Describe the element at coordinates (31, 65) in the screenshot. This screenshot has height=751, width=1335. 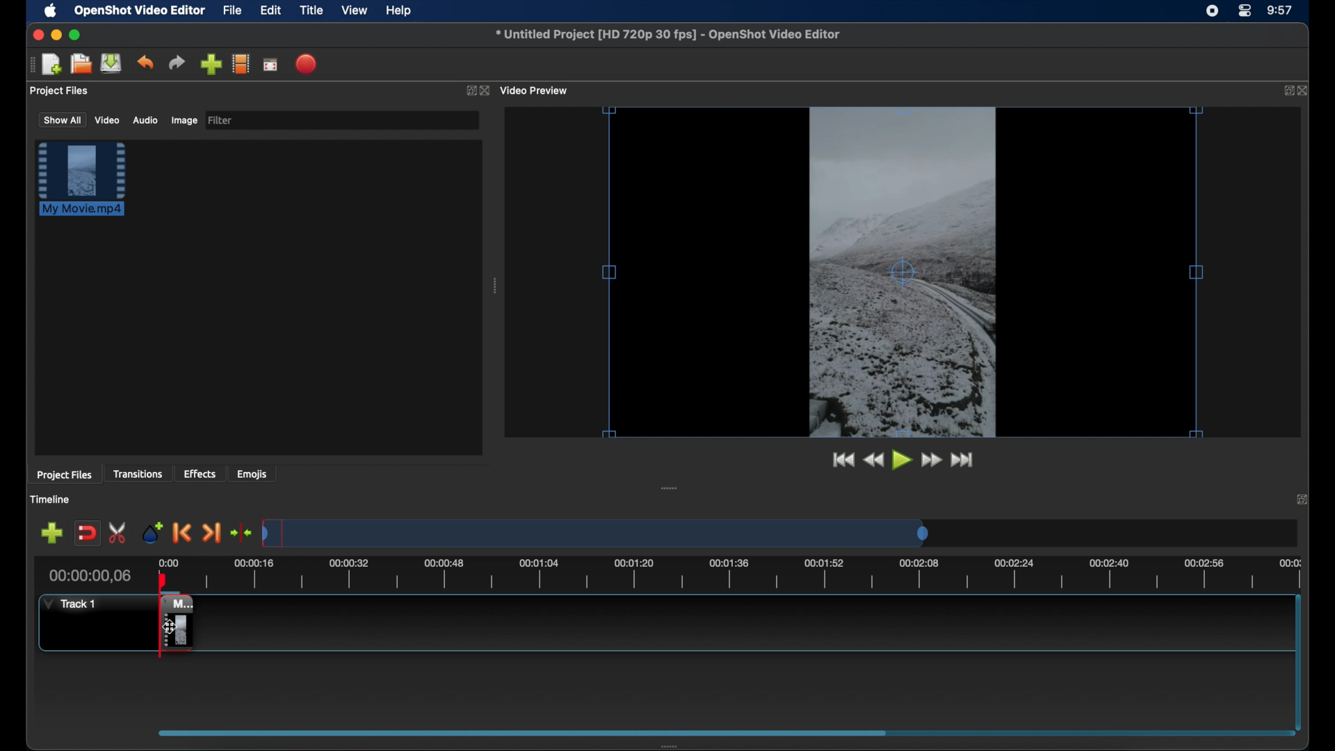
I see `drag handle` at that location.